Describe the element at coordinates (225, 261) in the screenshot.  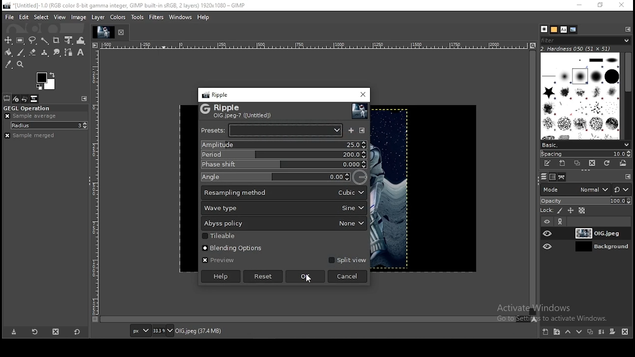
I see `preview` at that location.